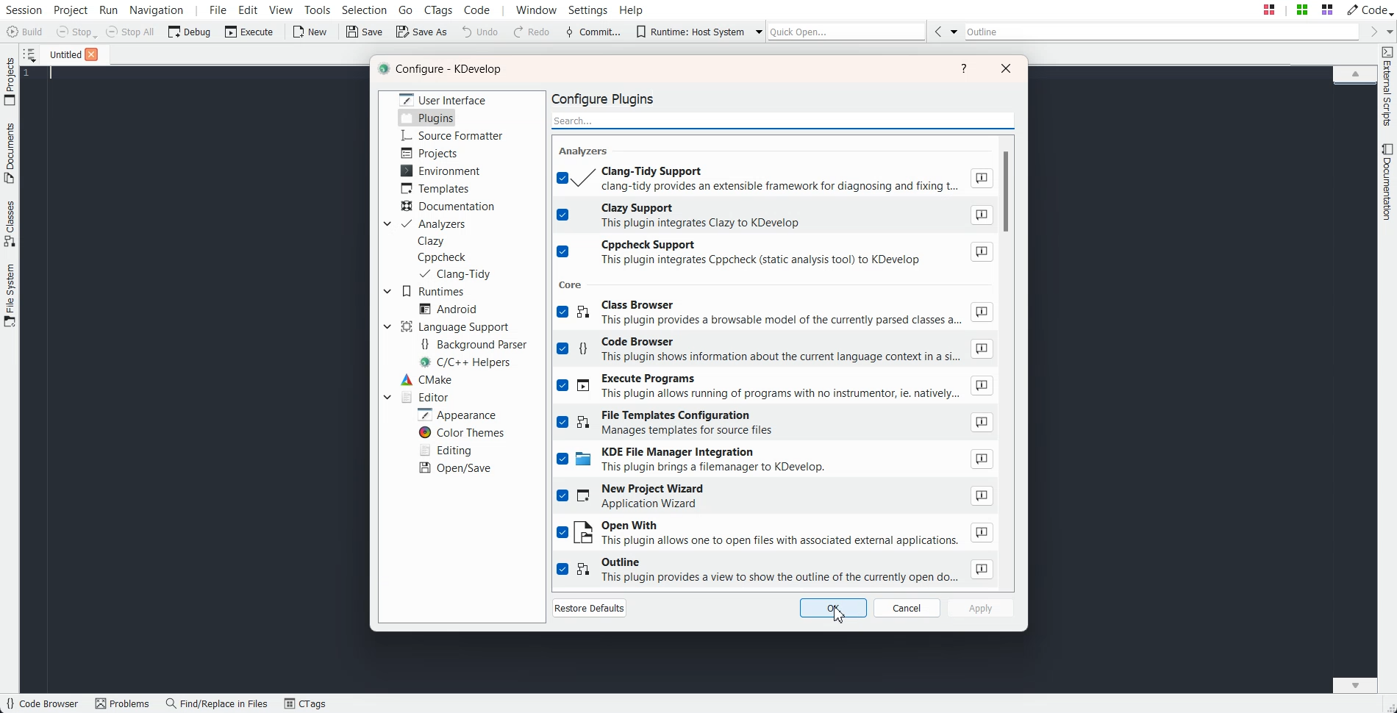 The image size is (1397, 713). Describe the element at coordinates (76, 32) in the screenshot. I see `Stop` at that location.